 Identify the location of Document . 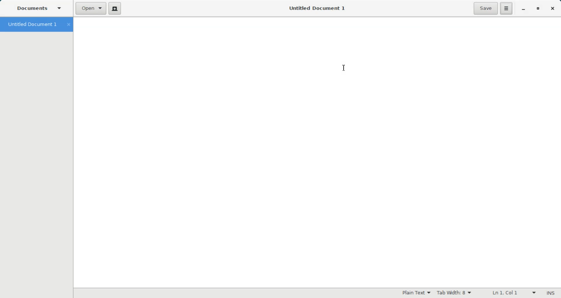
(41, 9).